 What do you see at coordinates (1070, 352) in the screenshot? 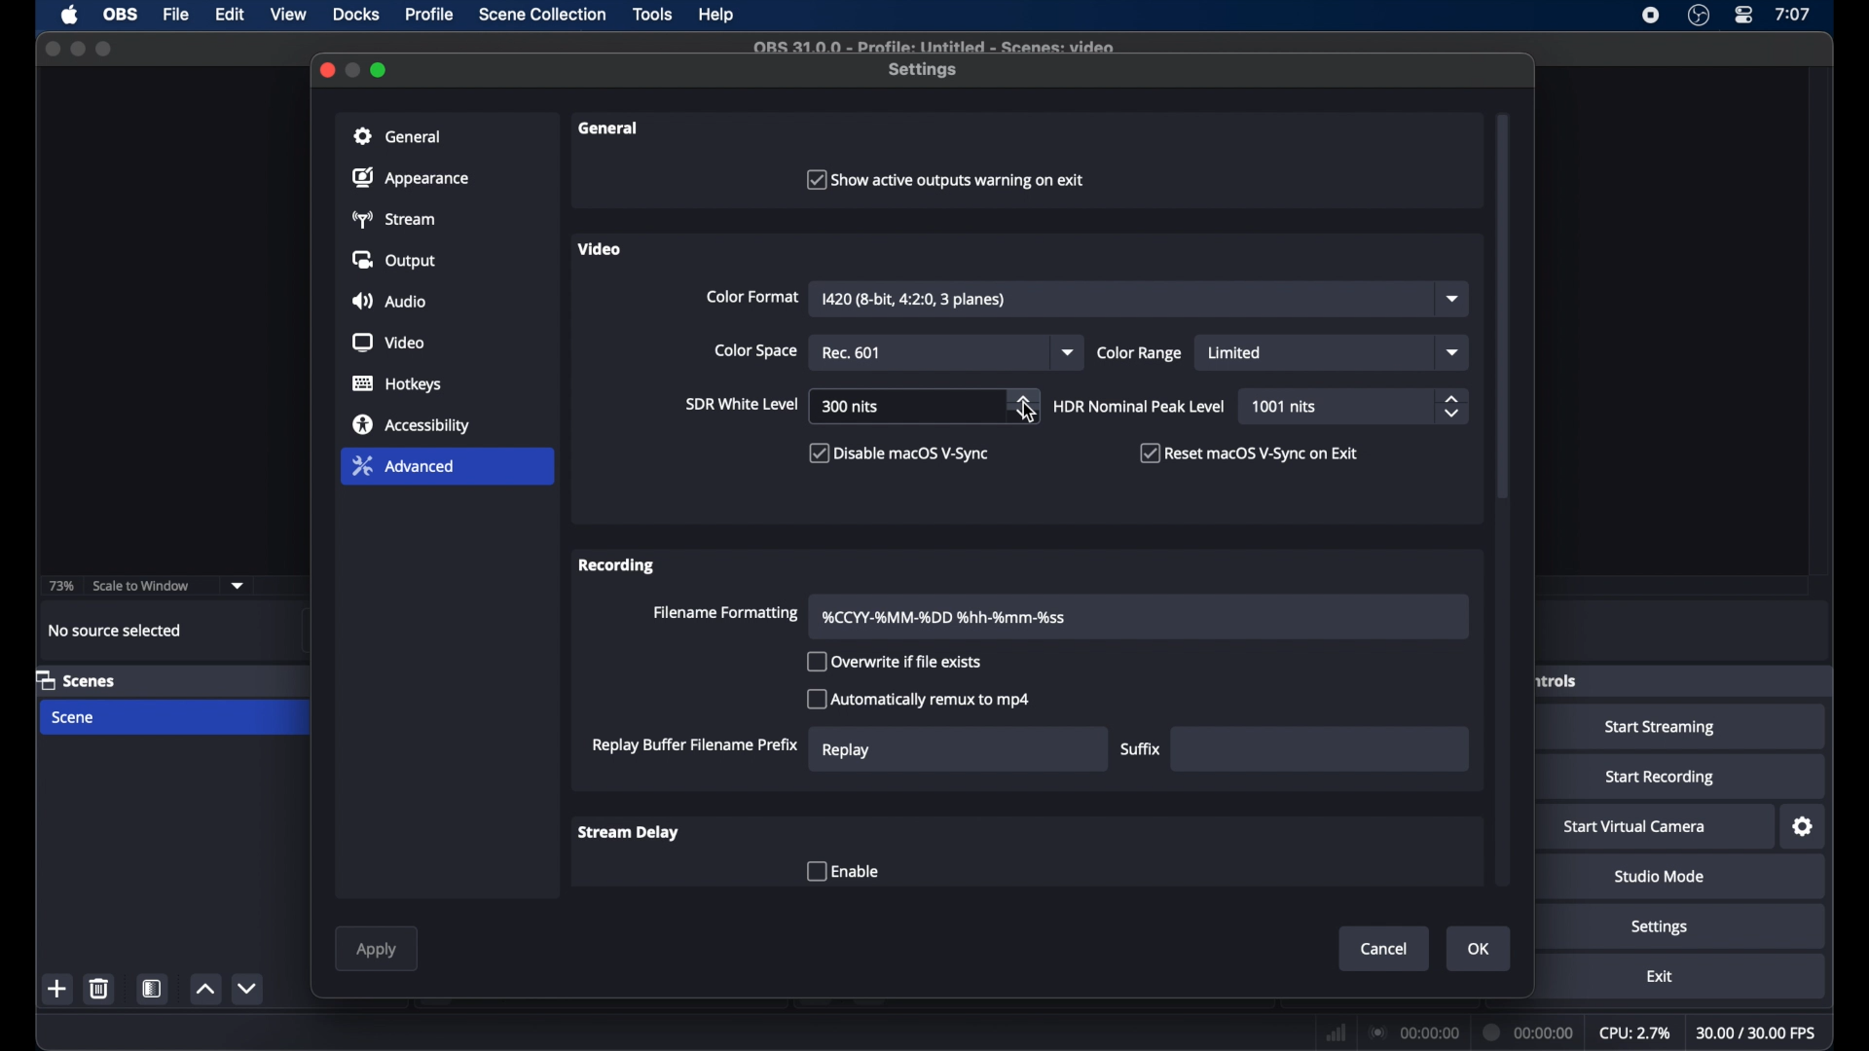
I see `dropdown` at bounding box center [1070, 352].